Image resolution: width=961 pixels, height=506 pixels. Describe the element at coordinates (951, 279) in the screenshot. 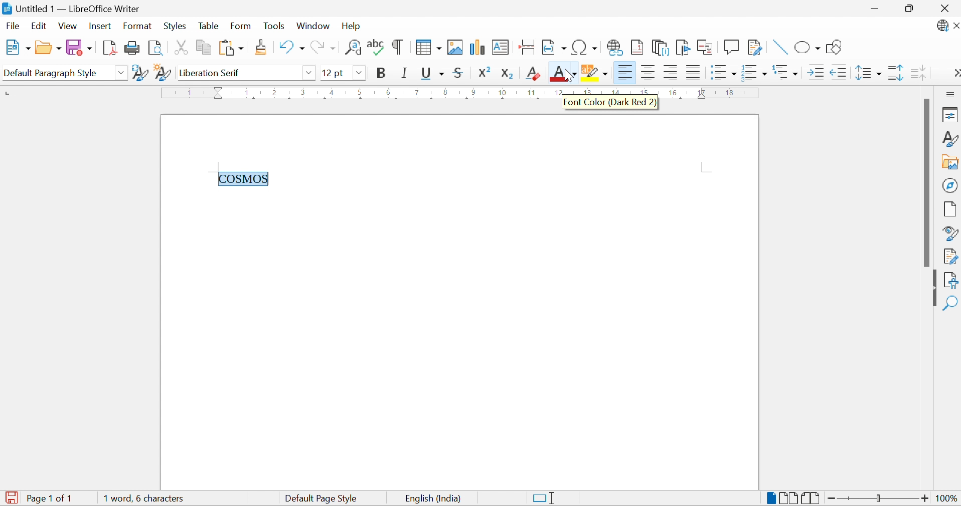

I see `Accessibility Check` at that location.